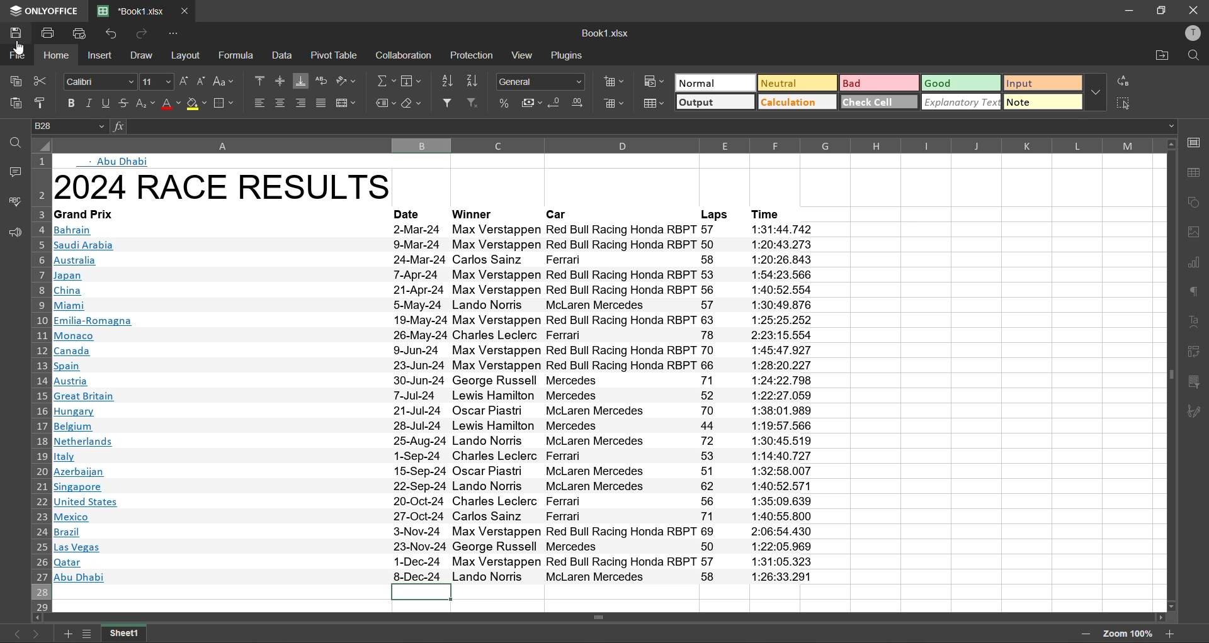  I want to click on Winner, so click(474, 214).